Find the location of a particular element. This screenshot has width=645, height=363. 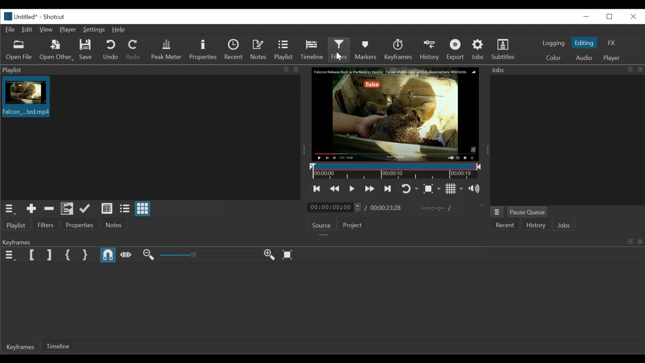

Filters is located at coordinates (339, 50).